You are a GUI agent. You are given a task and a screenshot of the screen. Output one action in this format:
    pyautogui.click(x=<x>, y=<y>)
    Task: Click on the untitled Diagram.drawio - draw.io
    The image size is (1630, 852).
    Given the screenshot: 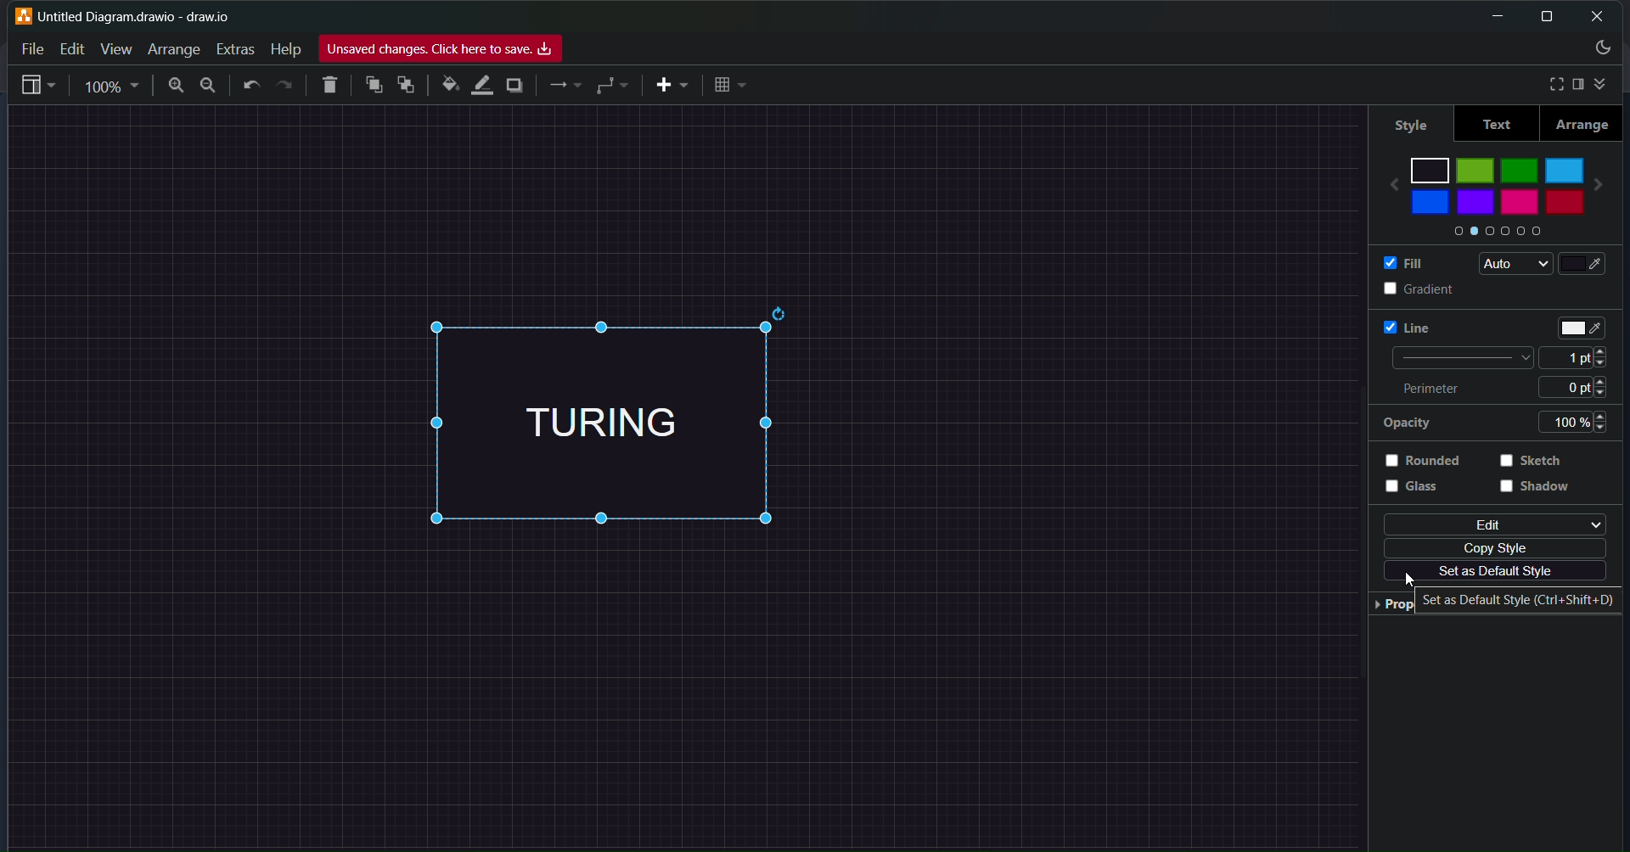 What is the action you would take?
    pyautogui.click(x=145, y=14)
    